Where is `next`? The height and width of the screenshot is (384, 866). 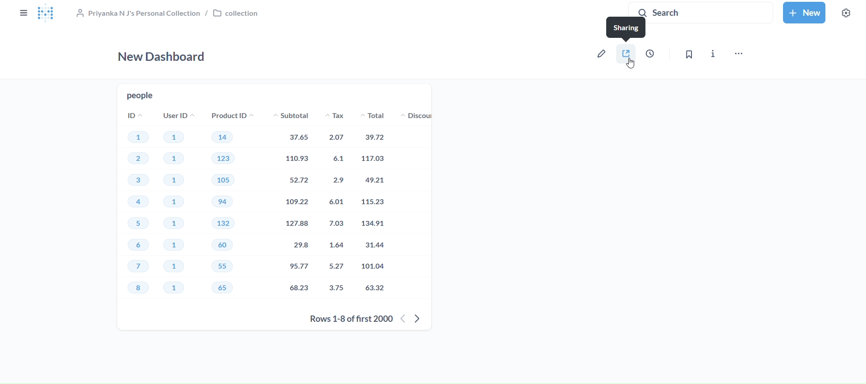 next is located at coordinates (419, 320).